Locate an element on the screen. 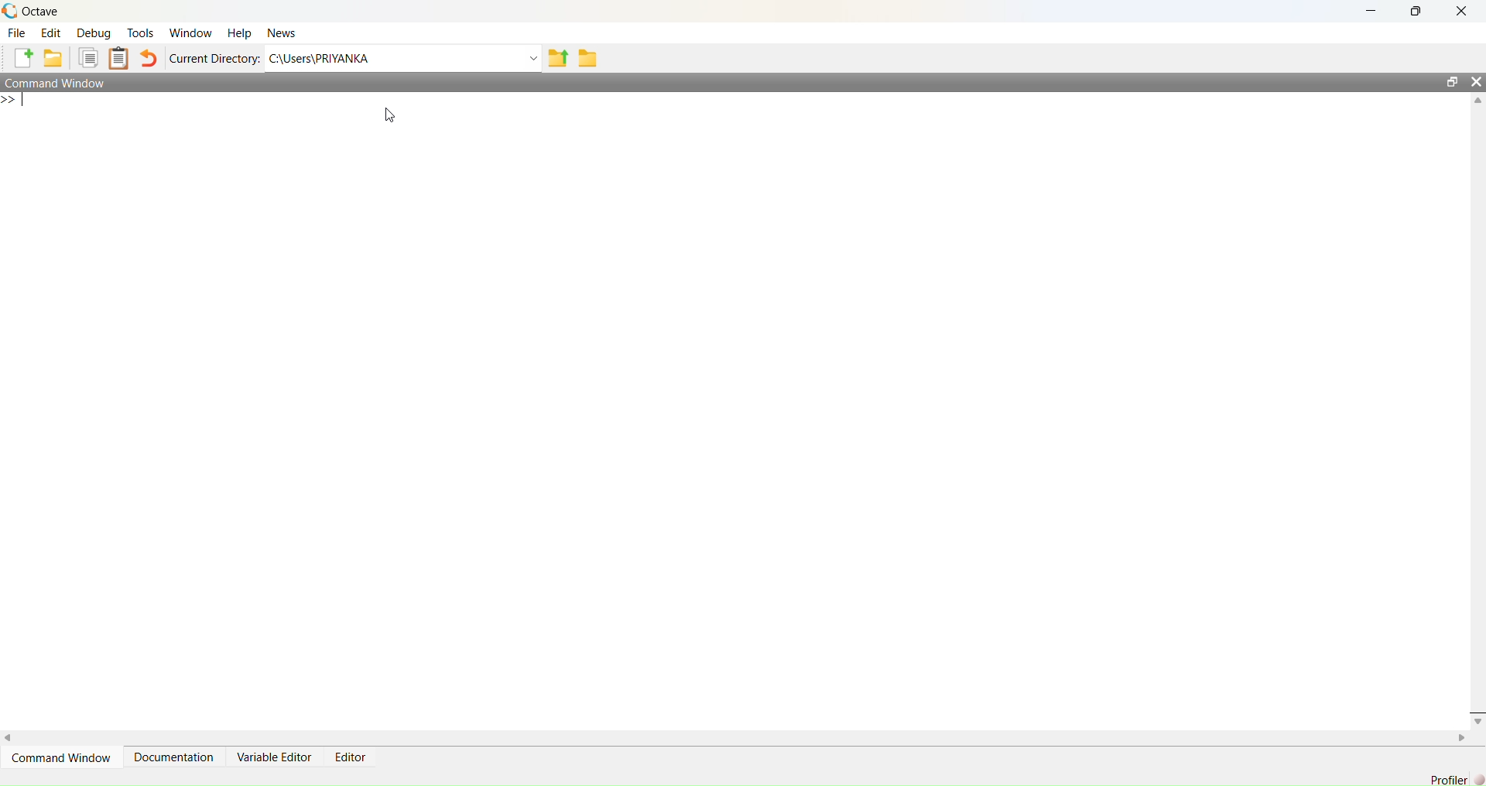 Image resolution: width=1486 pixels, height=786 pixels. Help is located at coordinates (240, 34).